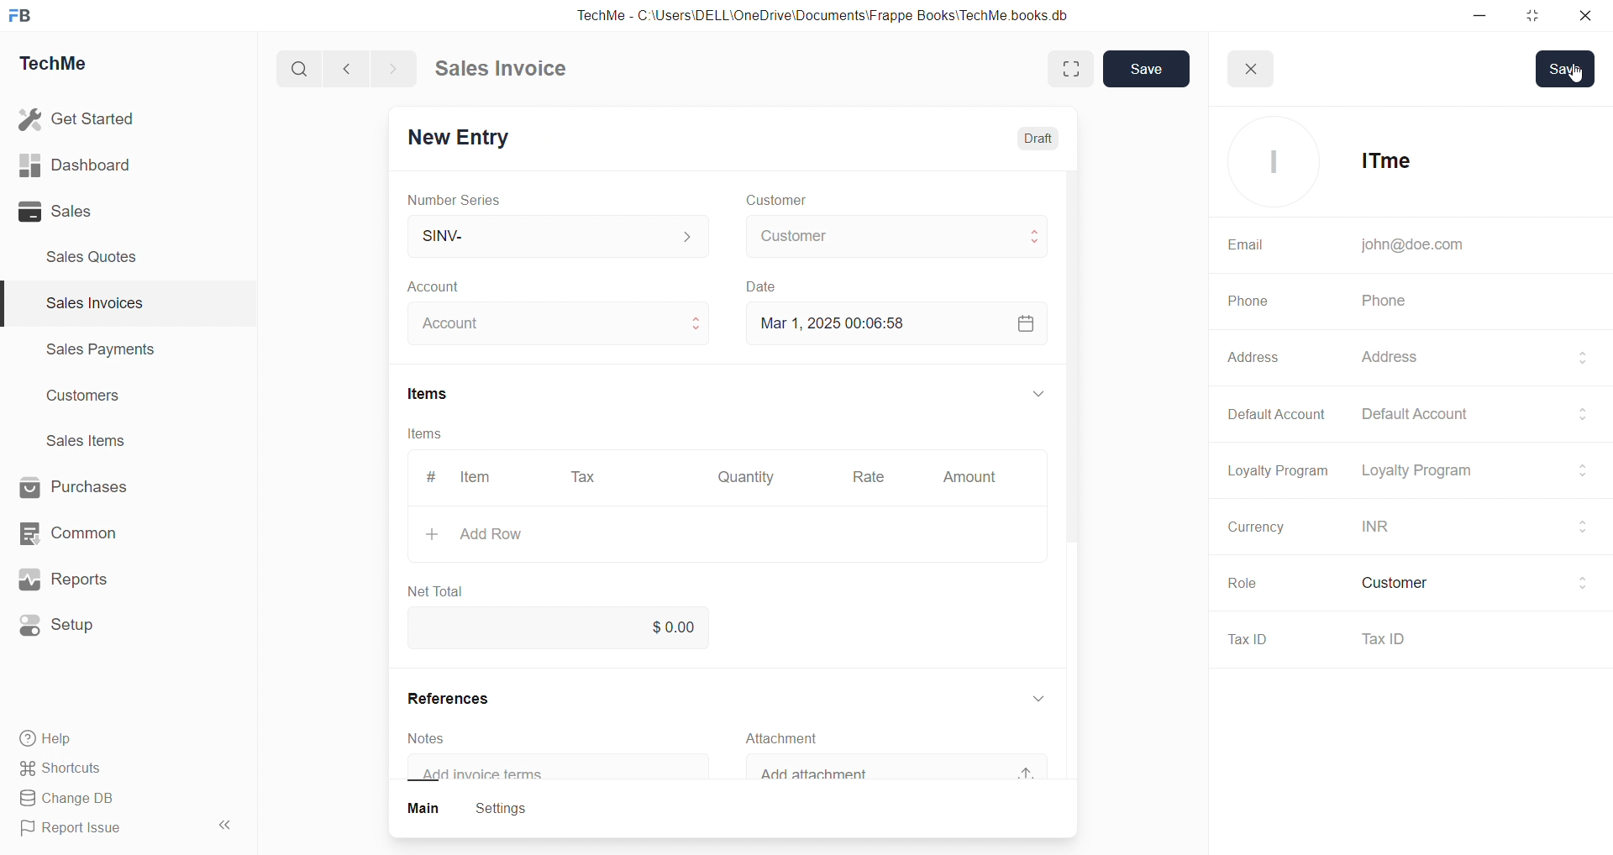 The image size is (1613, 855). Describe the element at coordinates (1041, 395) in the screenshot. I see `doopdown` at that location.